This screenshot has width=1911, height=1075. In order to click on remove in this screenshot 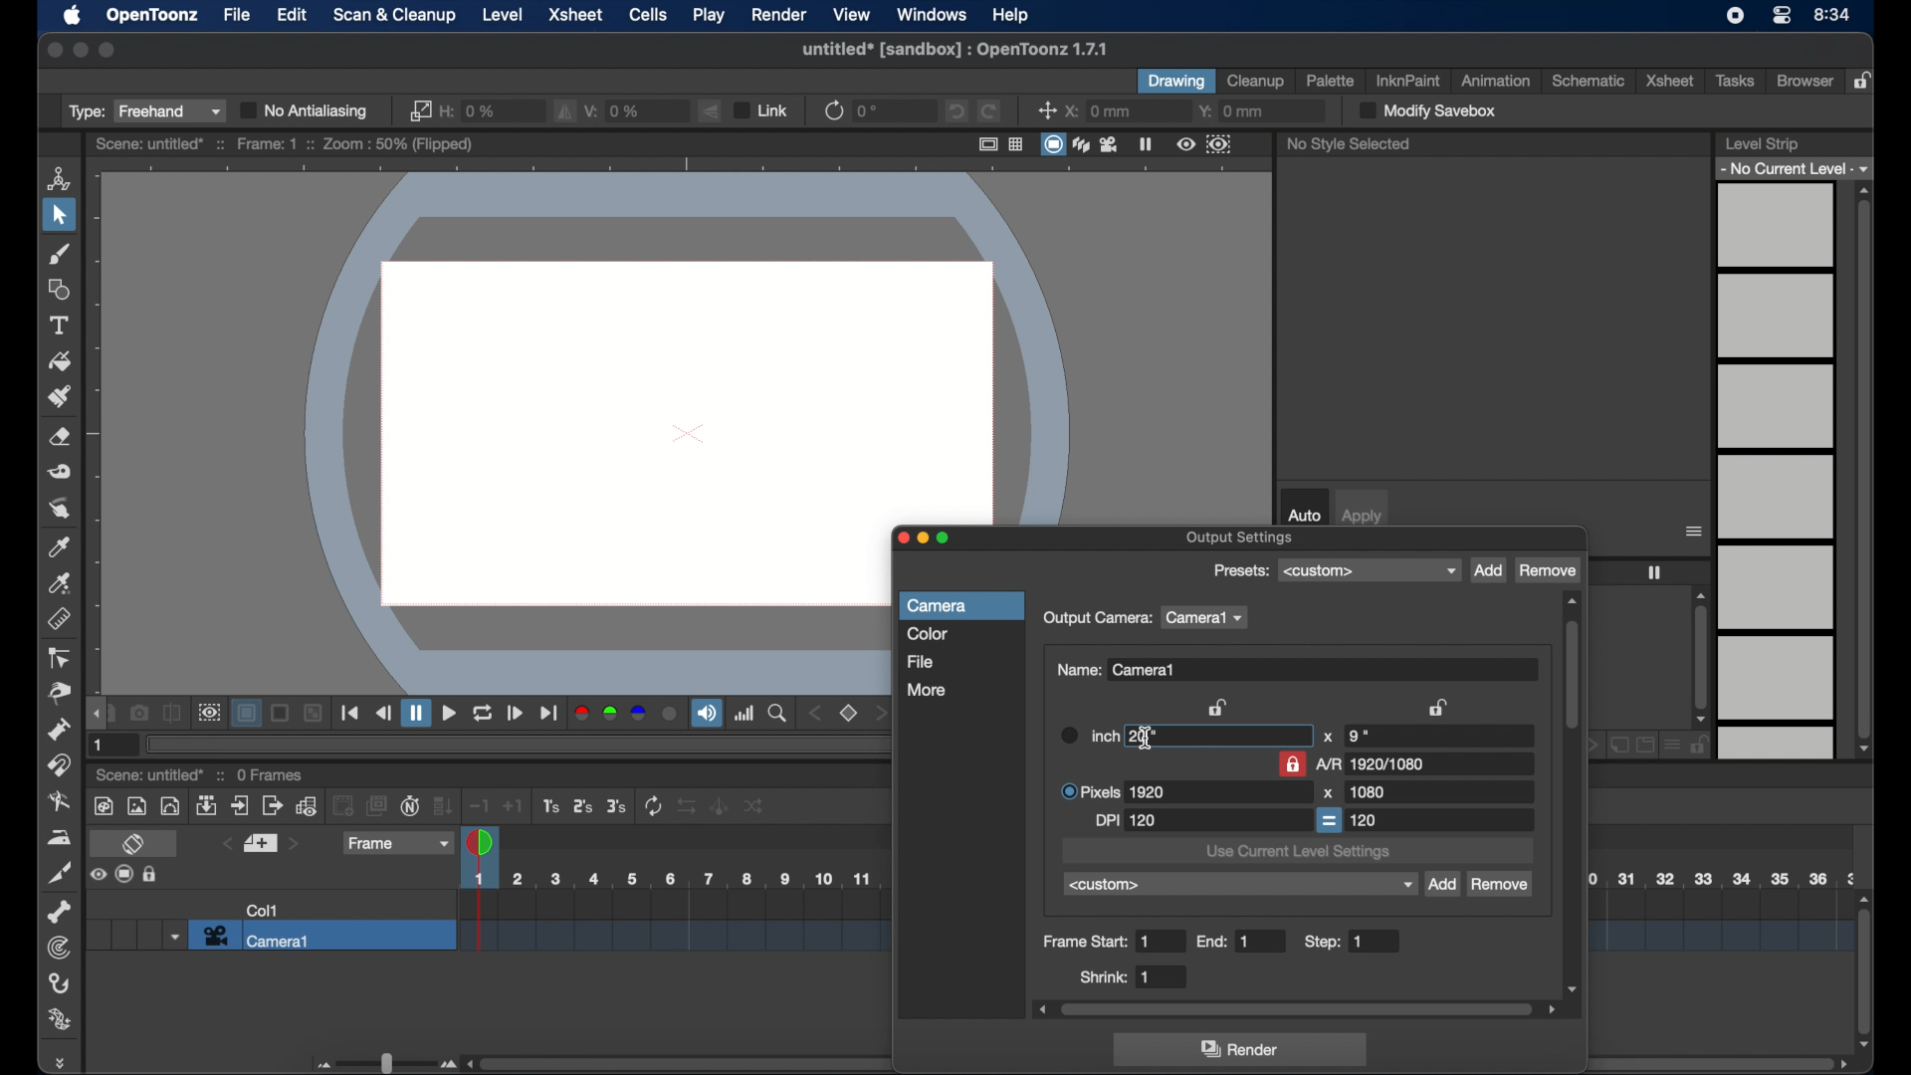, I will do `click(1548, 570)`.